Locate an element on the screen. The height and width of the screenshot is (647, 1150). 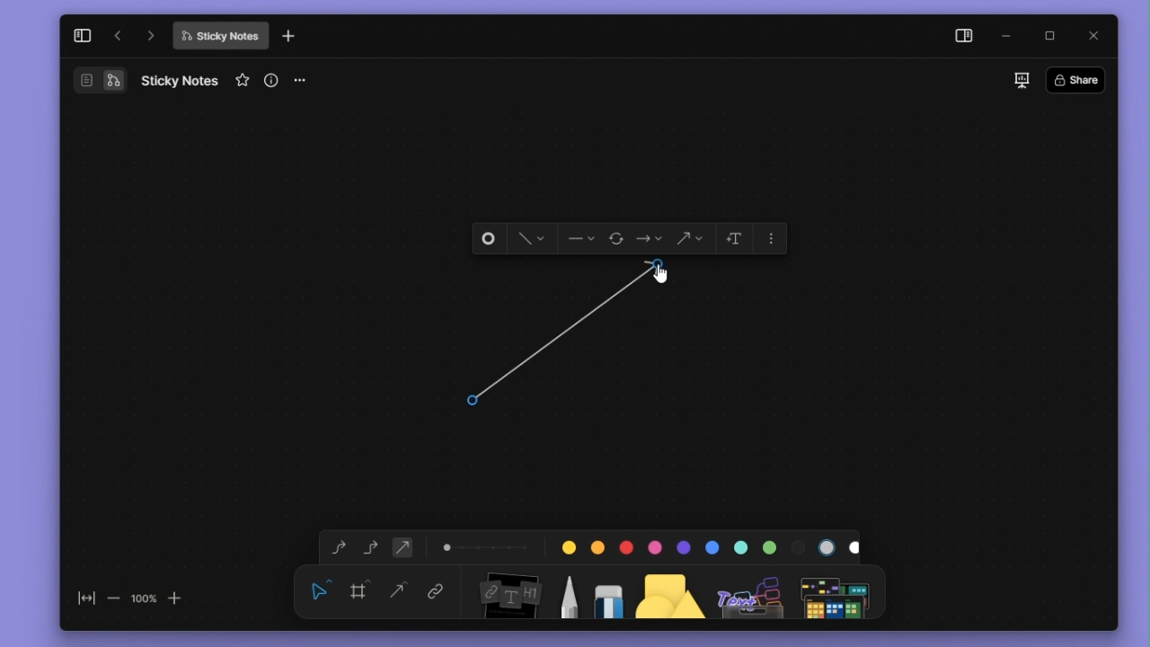
go back is located at coordinates (118, 36).